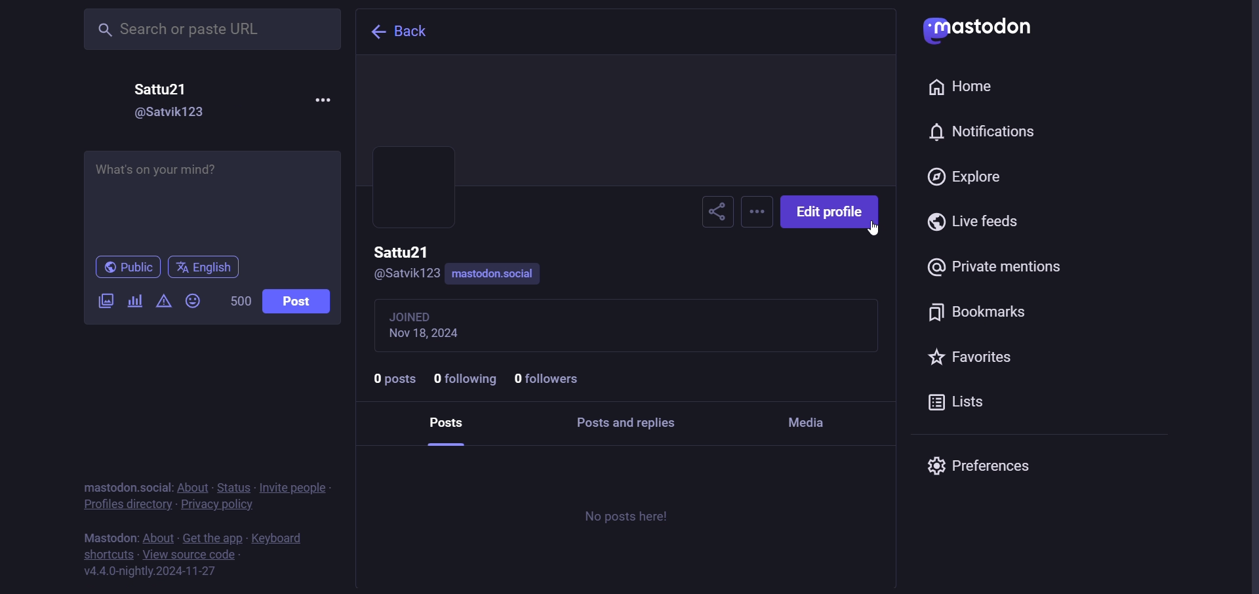  Describe the element at coordinates (193, 302) in the screenshot. I see `emoji` at that location.